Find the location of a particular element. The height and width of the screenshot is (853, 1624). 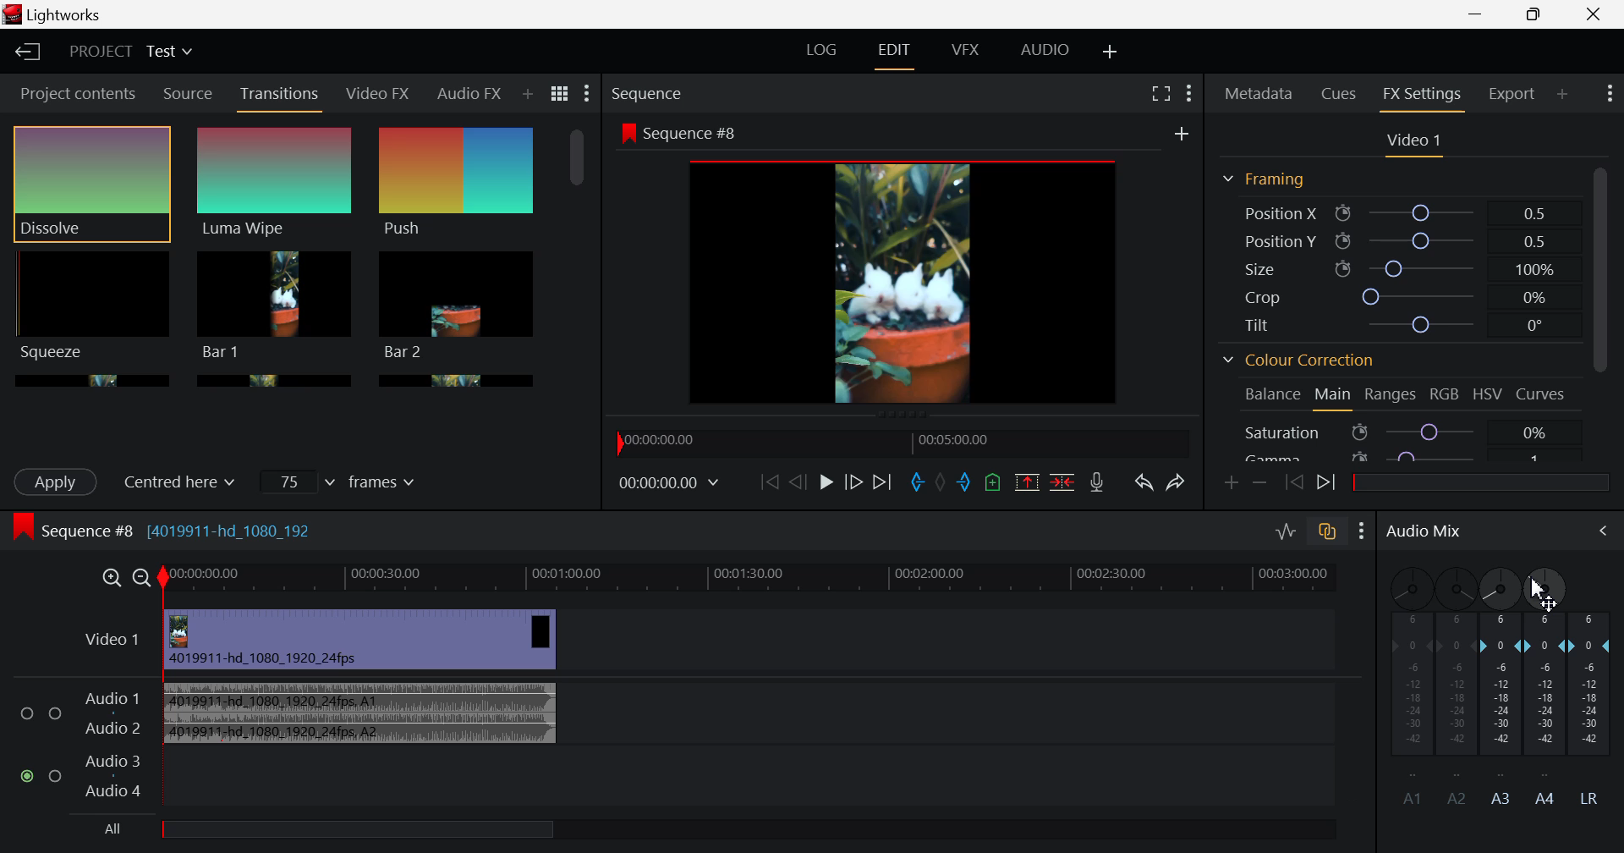

Mark Out is located at coordinates (964, 482).